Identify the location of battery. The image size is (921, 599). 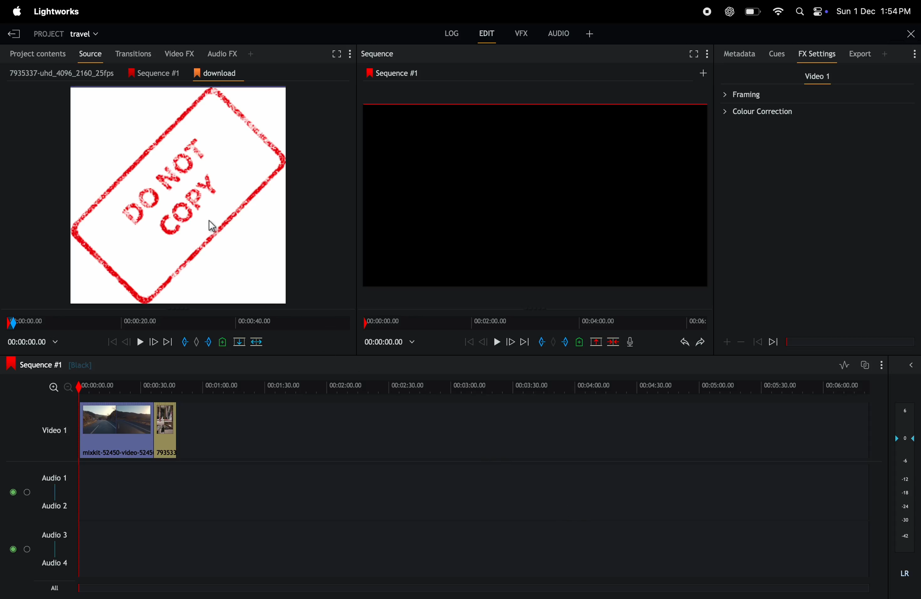
(754, 11).